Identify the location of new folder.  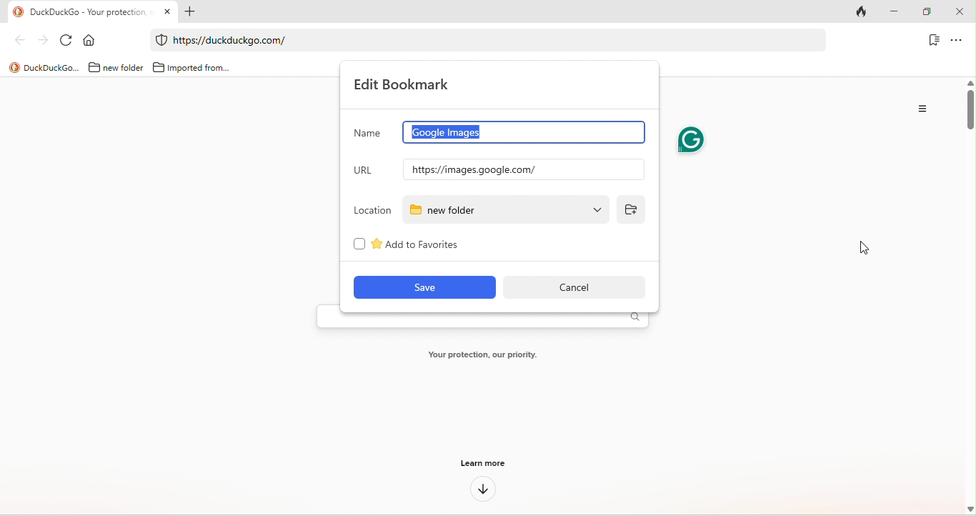
(114, 67).